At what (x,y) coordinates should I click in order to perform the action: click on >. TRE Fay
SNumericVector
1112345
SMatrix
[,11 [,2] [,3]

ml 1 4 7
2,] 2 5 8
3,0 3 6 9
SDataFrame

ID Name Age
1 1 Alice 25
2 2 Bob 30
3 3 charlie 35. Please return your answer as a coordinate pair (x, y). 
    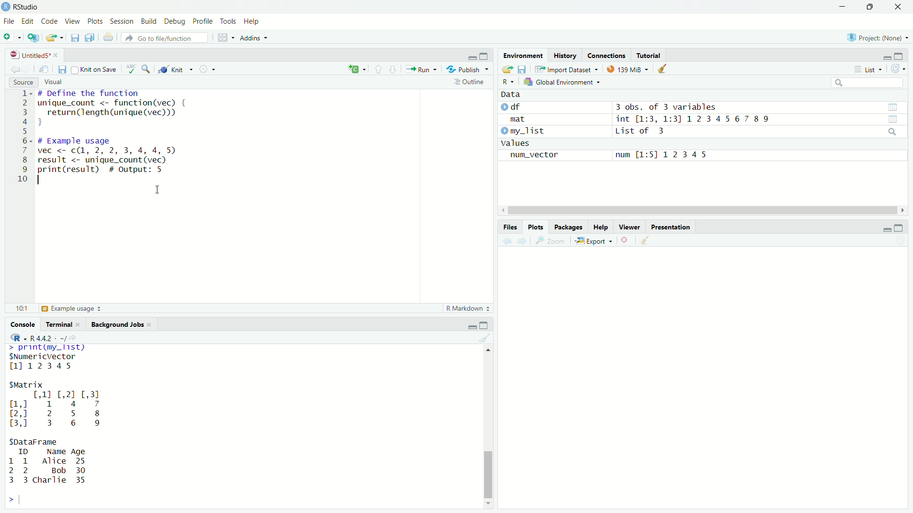
    Looking at the image, I should click on (58, 417).